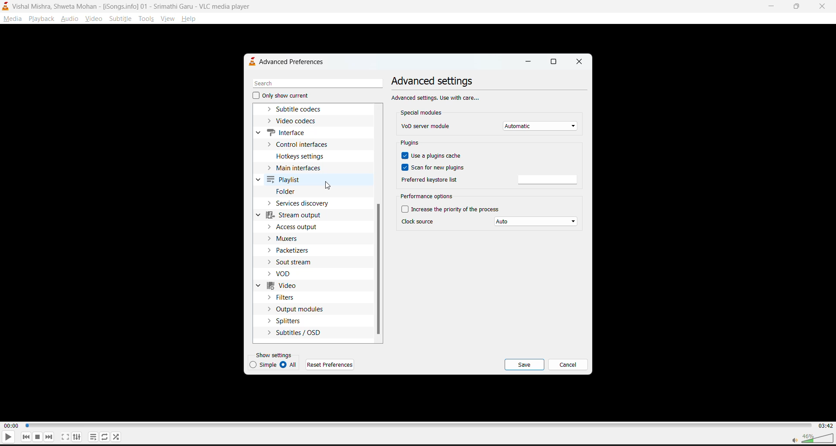 The height and width of the screenshot is (446, 836). I want to click on simple, so click(261, 365).